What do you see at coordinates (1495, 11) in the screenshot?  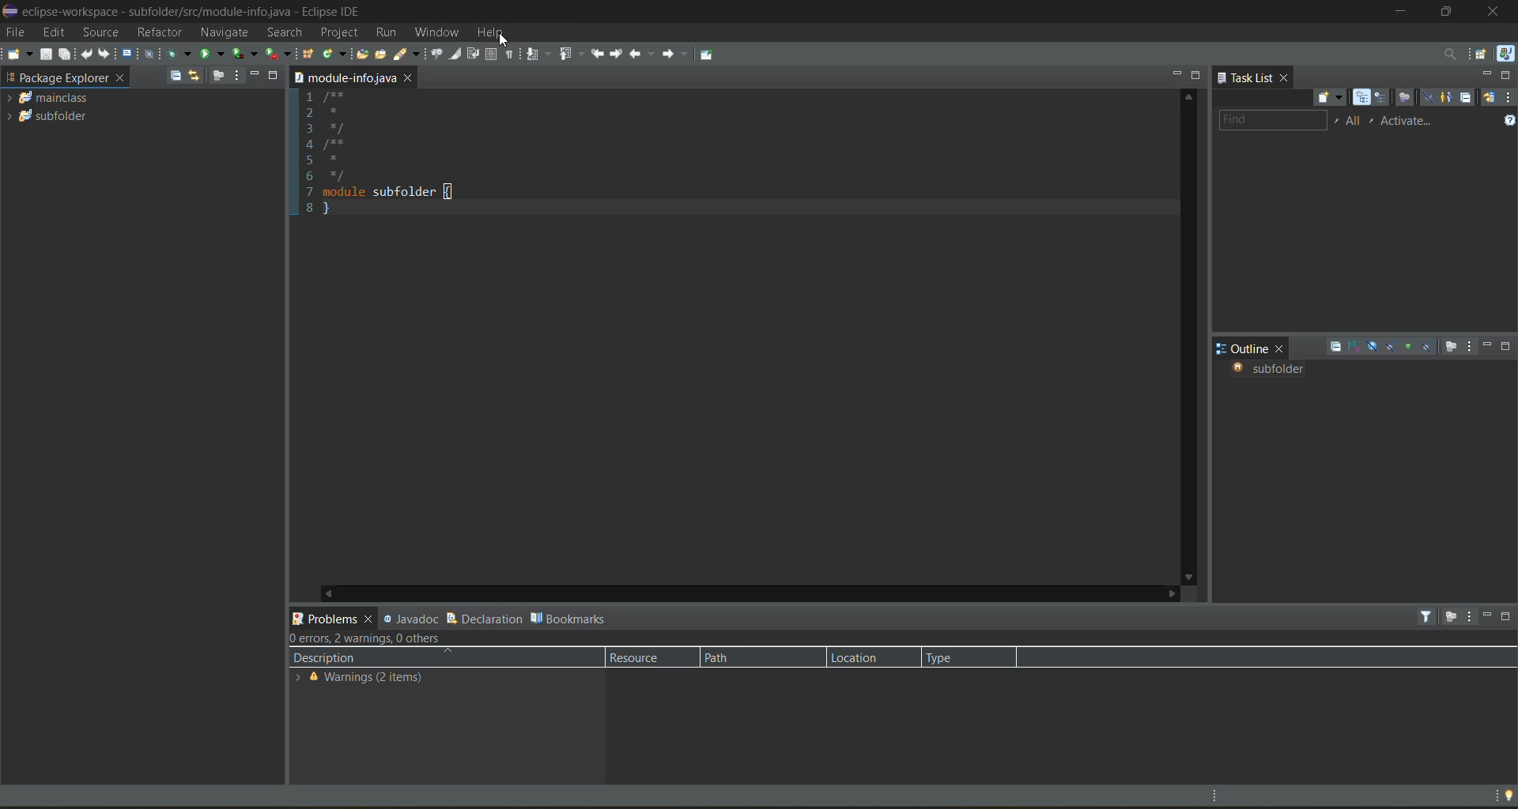 I see `close` at bounding box center [1495, 11].